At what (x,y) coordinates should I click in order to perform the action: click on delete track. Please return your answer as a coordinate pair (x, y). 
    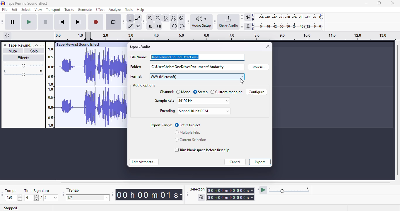
    Looking at the image, I should click on (4, 45).